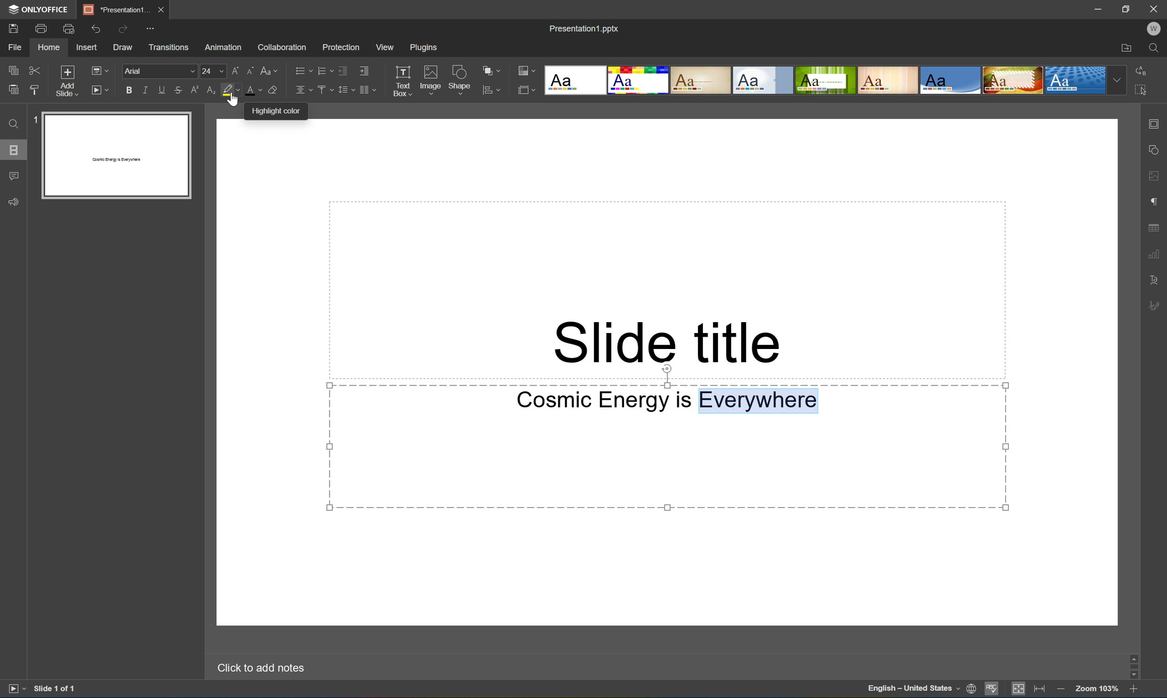 The width and height of the screenshot is (1167, 698). Describe the element at coordinates (47, 47) in the screenshot. I see `Home` at that location.